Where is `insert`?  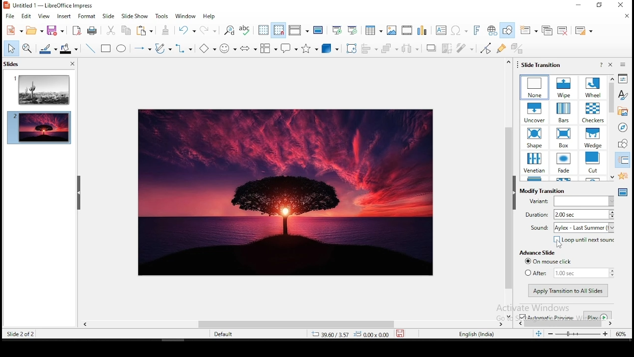
insert is located at coordinates (63, 15).